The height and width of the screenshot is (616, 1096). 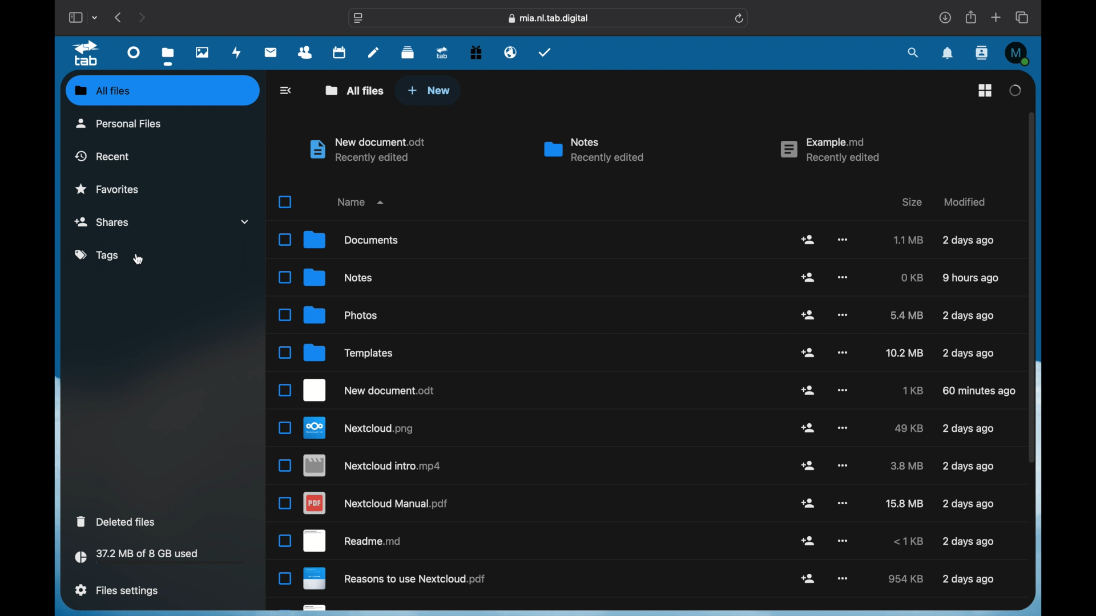 I want to click on back, so click(x=285, y=90).